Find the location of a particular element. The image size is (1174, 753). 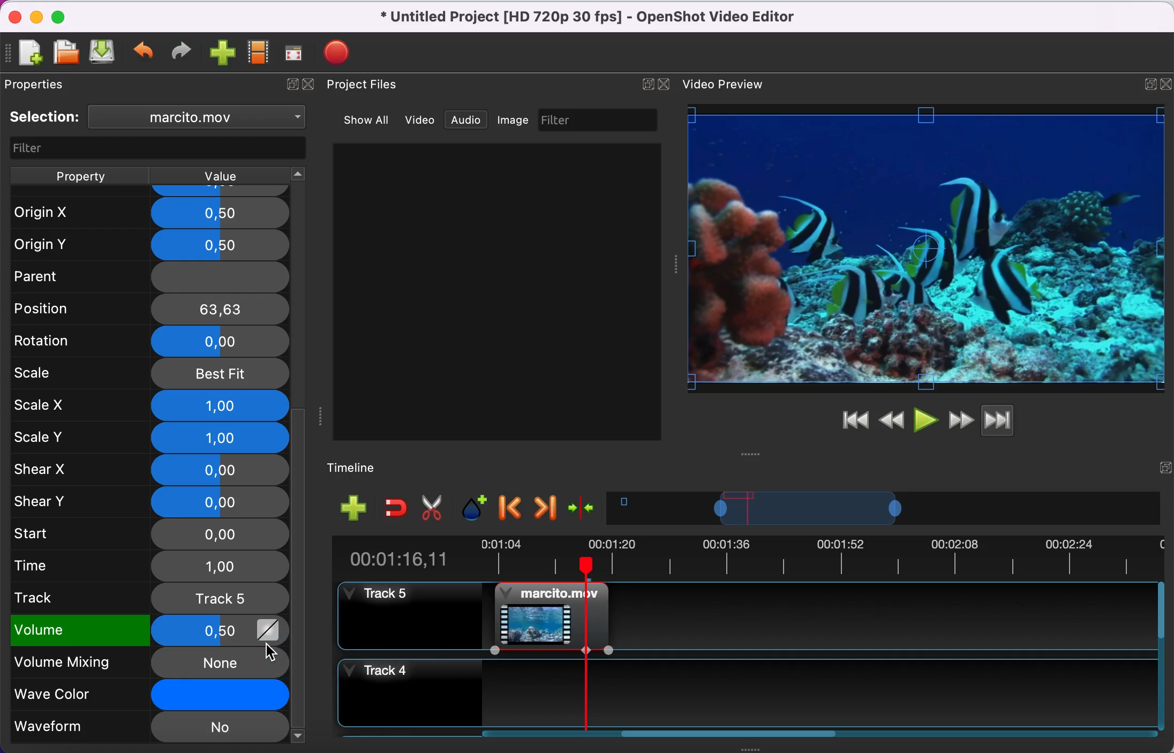

properties is located at coordinates (51, 86).